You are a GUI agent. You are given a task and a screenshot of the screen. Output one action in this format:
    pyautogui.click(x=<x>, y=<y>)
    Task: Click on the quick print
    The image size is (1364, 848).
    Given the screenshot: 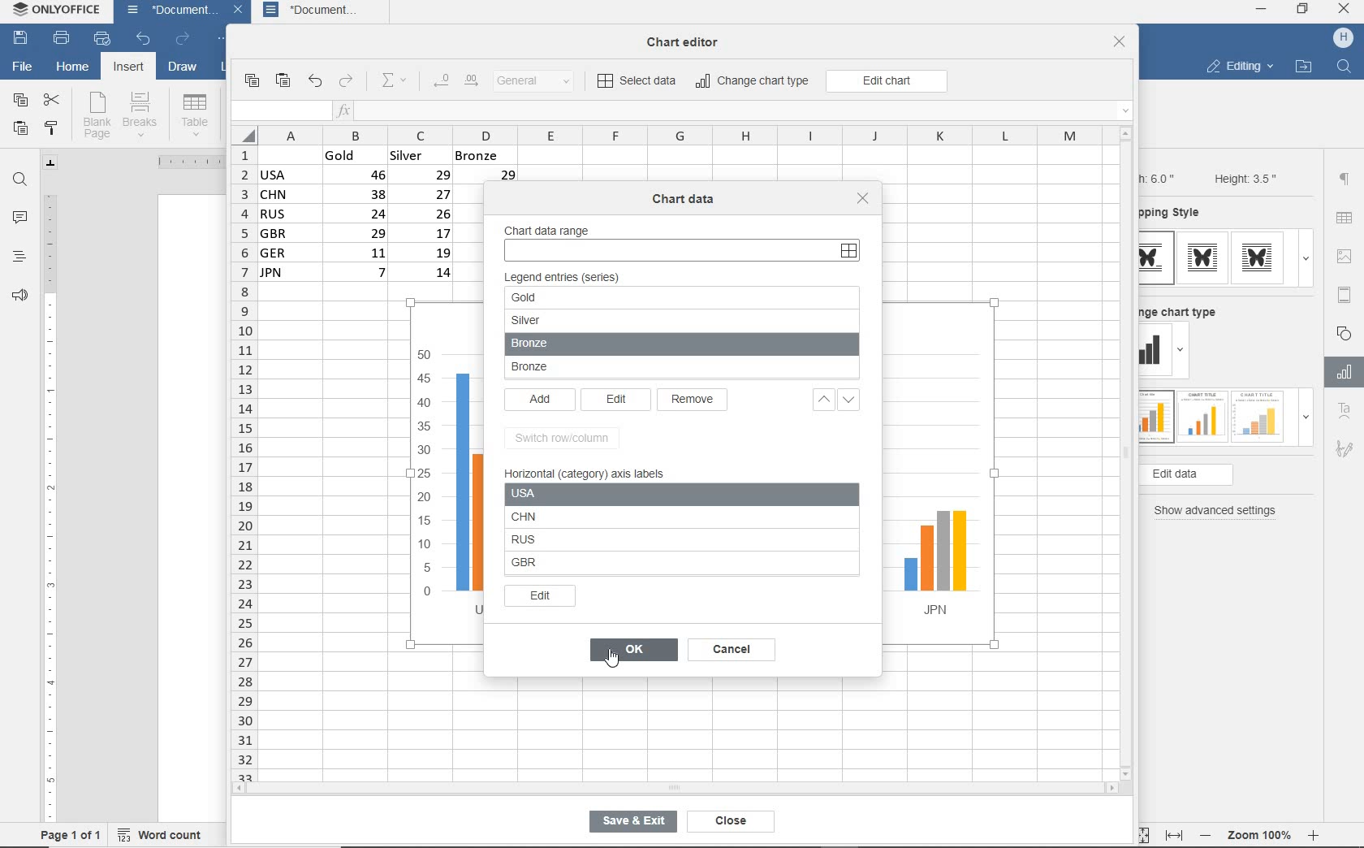 What is the action you would take?
    pyautogui.click(x=101, y=39)
    